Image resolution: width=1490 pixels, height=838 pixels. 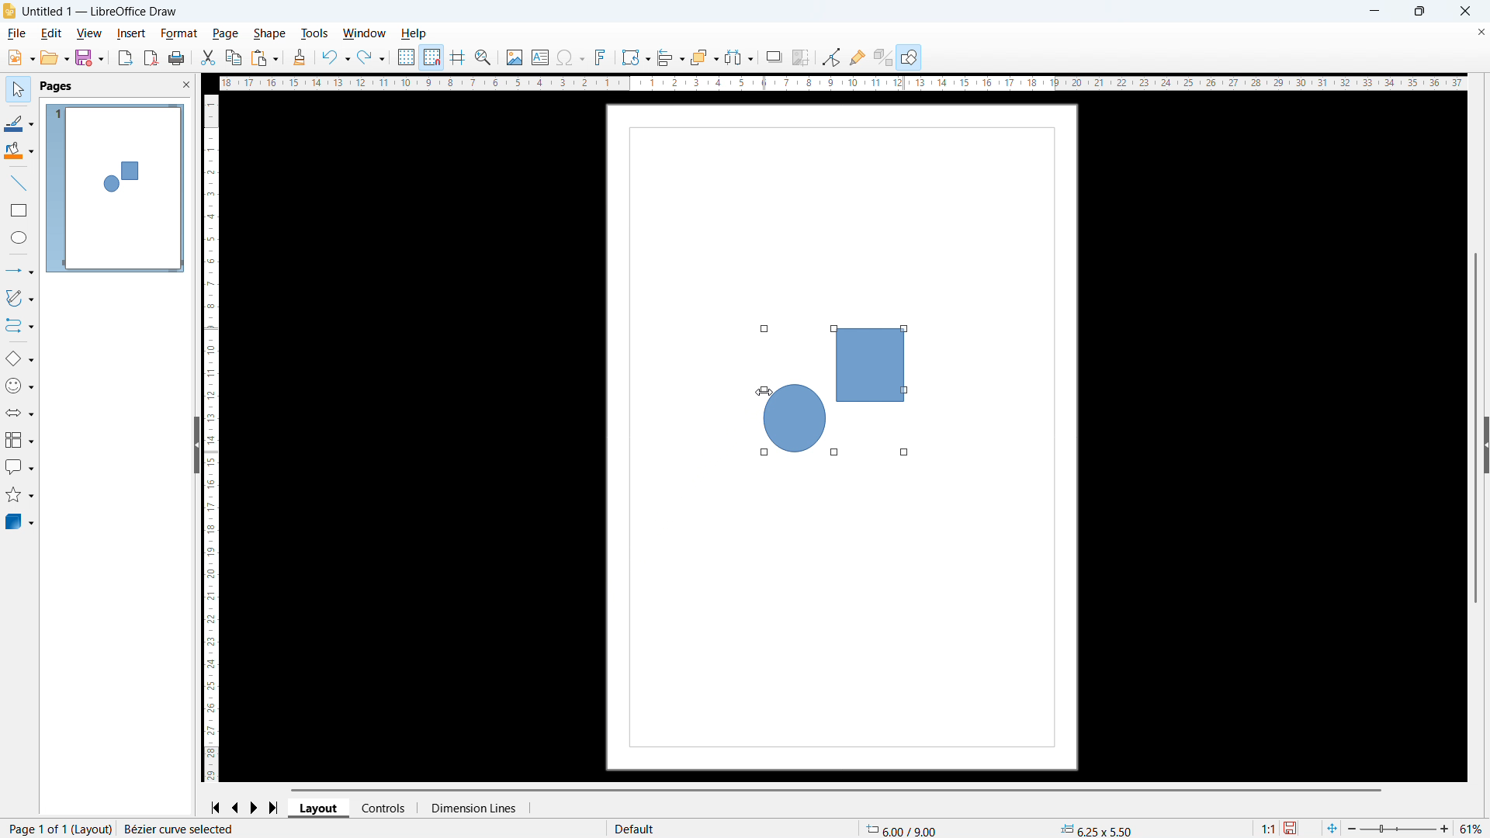 I want to click on redo , so click(x=372, y=57).